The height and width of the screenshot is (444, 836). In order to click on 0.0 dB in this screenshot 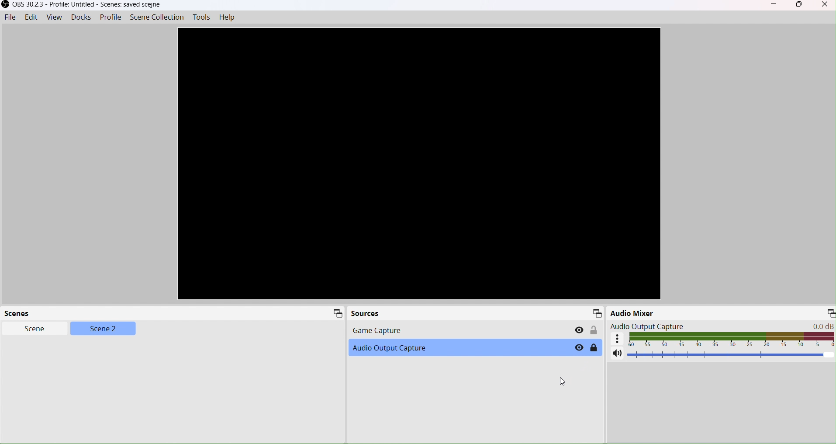, I will do `click(812, 326)`.